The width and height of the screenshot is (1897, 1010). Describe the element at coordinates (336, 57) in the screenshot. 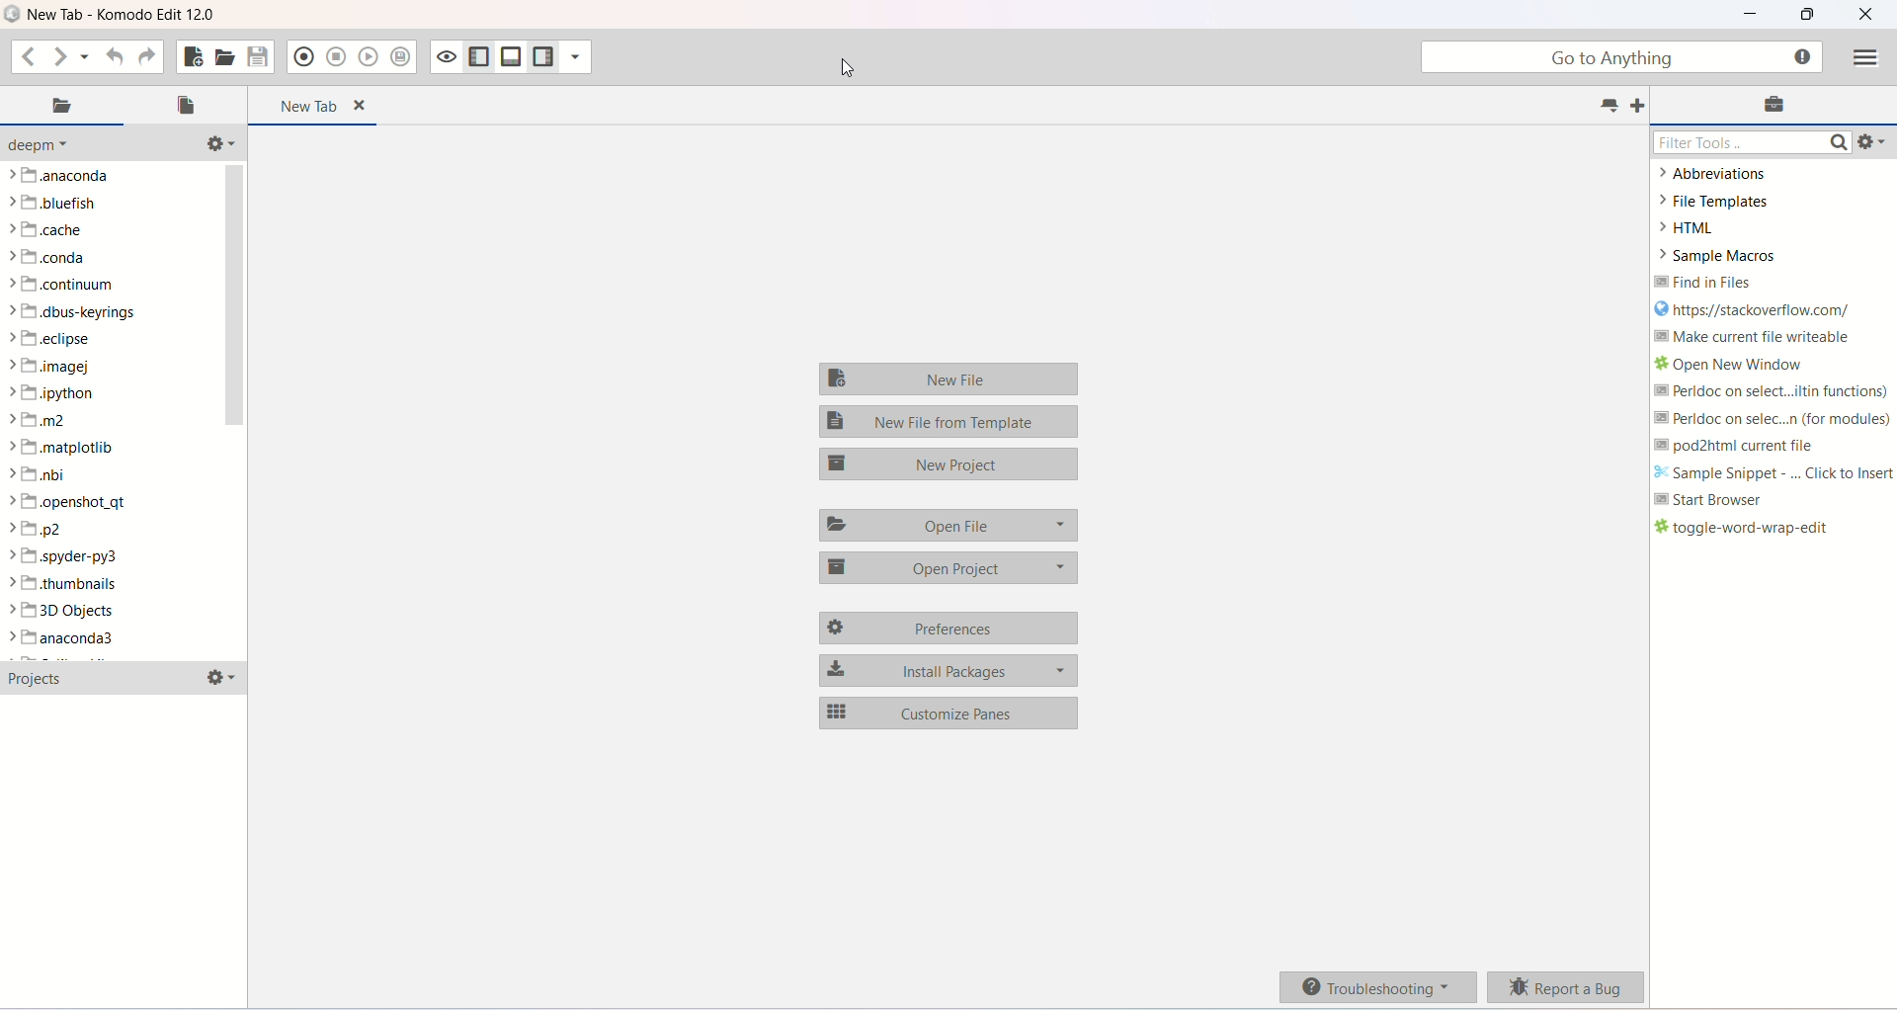

I see `stop recording macro` at that location.